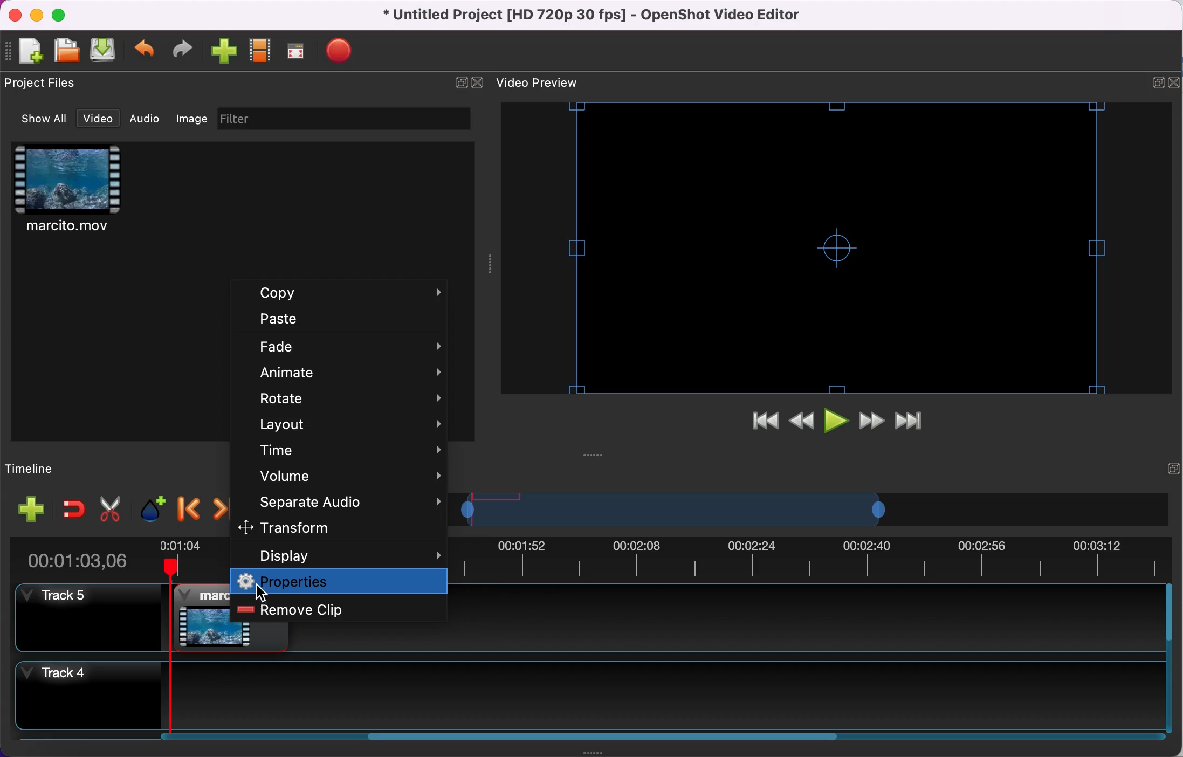  What do you see at coordinates (344, 372) in the screenshot?
I see `animate` at bounding box center [344, 372].